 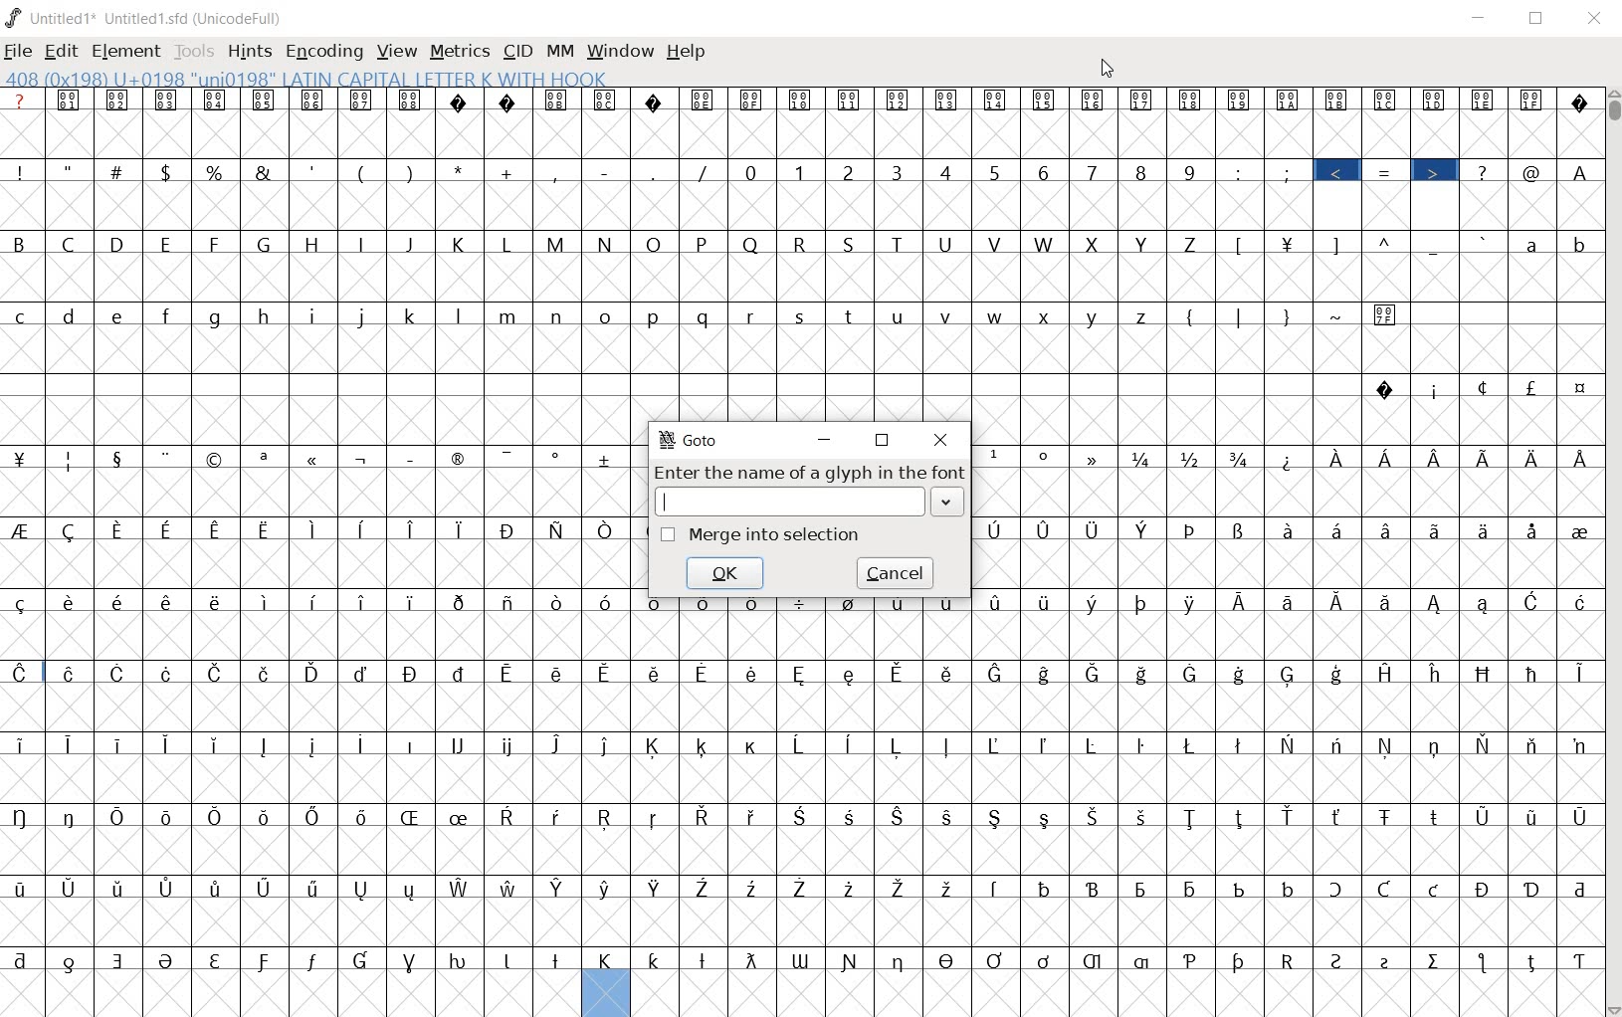 What do you see at coordinates (801, 852) in the screenshot?
I see `empty glyph slots` at bounding box center [801, 852].